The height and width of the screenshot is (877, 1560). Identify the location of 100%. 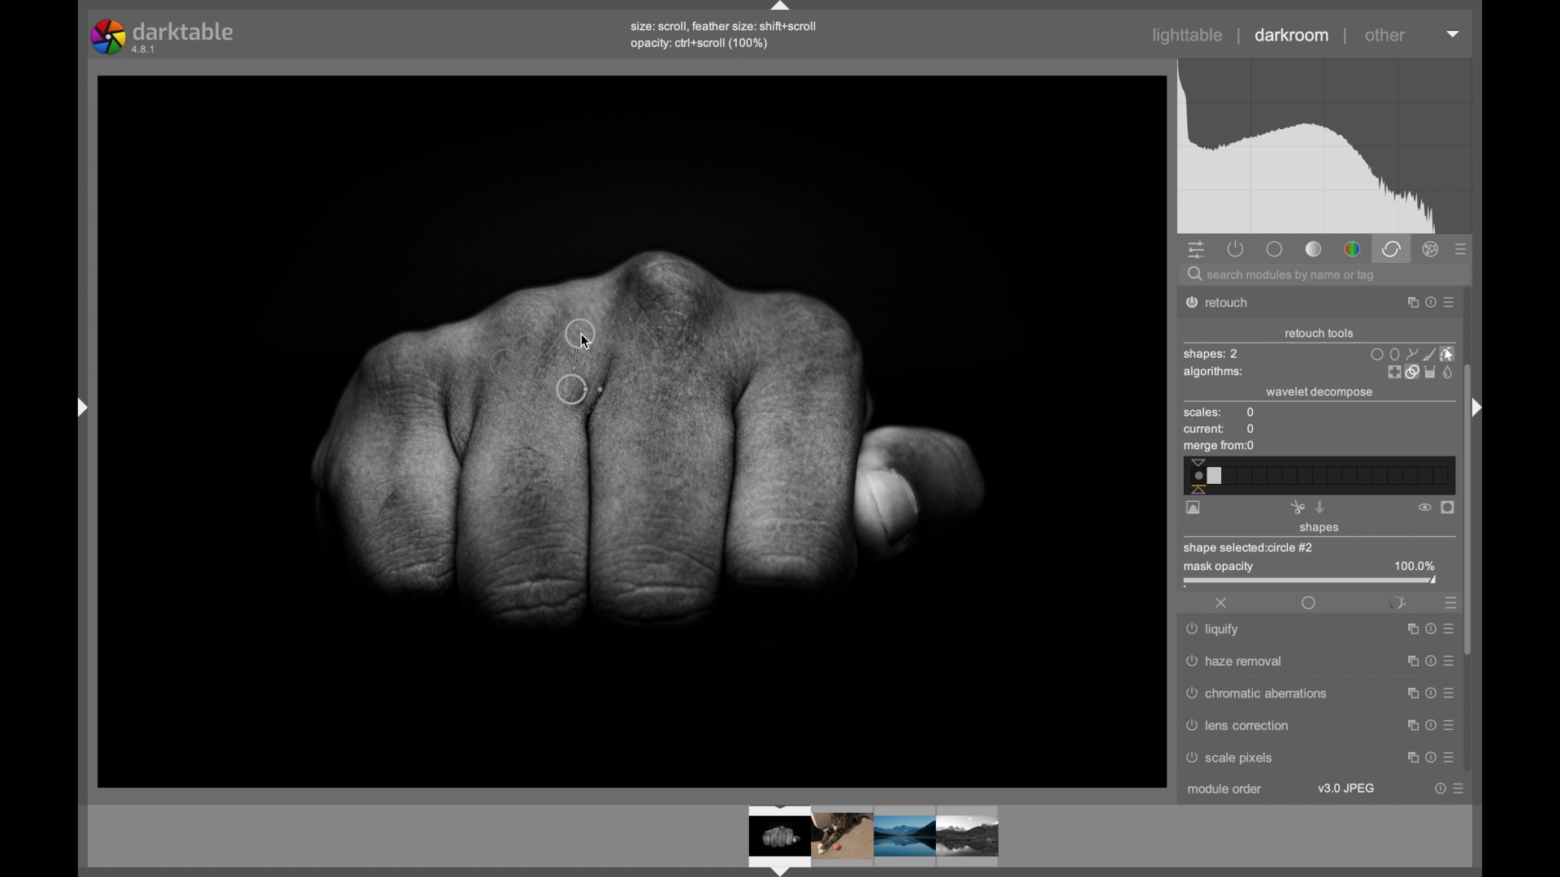
(1415, 566).